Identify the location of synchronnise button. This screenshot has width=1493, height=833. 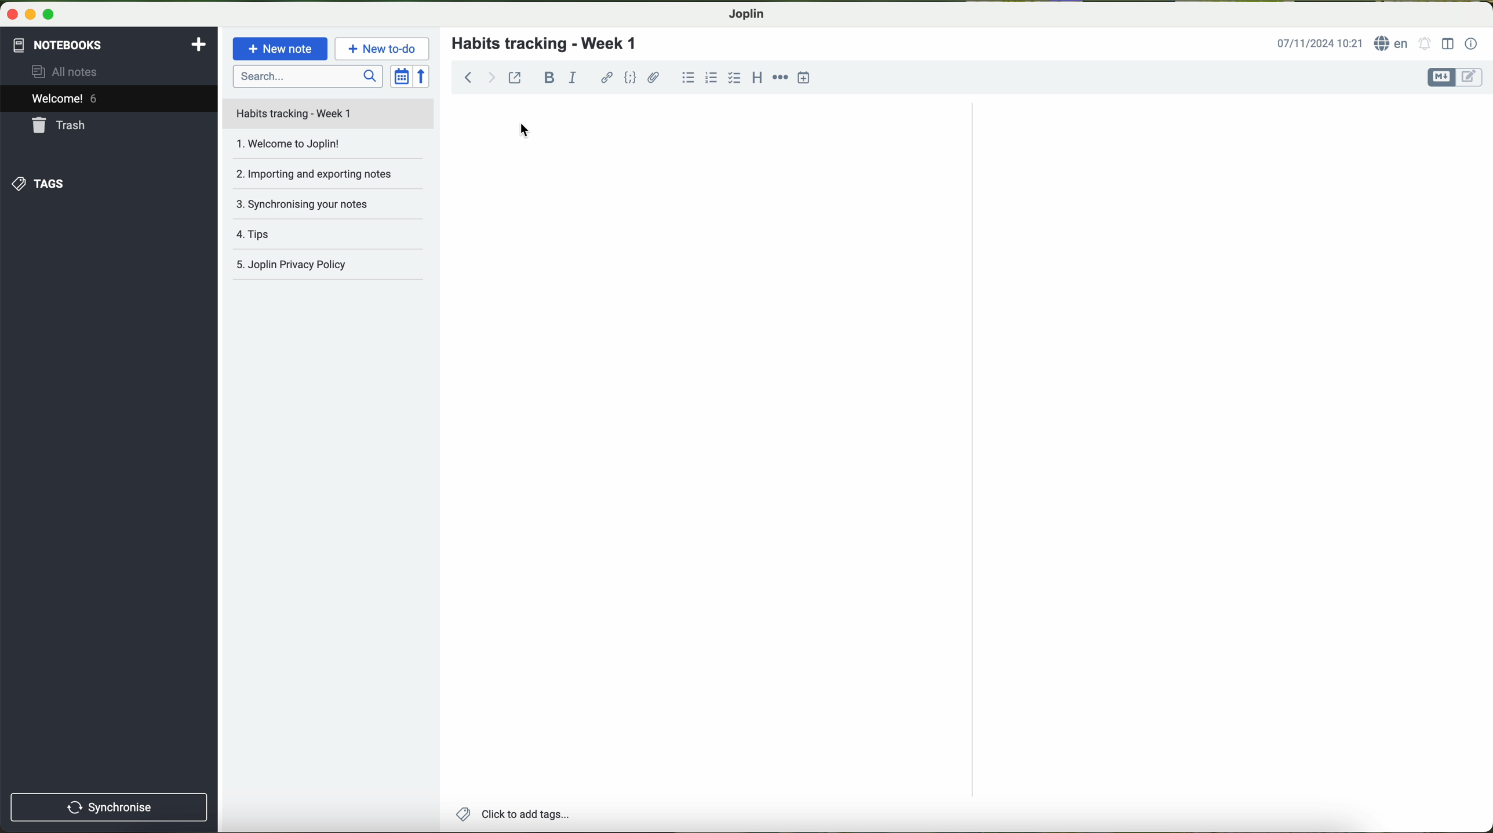
(107, 808).